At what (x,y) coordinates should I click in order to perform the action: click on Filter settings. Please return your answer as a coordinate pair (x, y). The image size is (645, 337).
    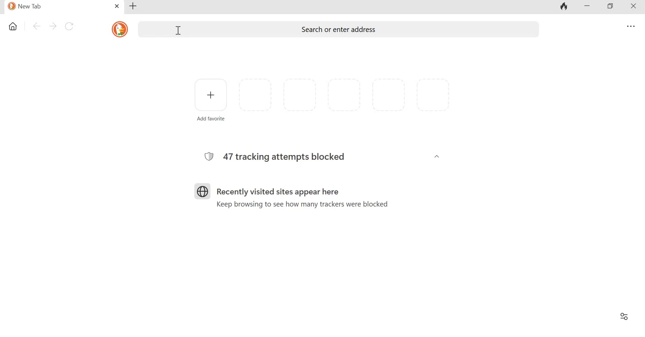
    Looking at the image, I should click on (623, 315).